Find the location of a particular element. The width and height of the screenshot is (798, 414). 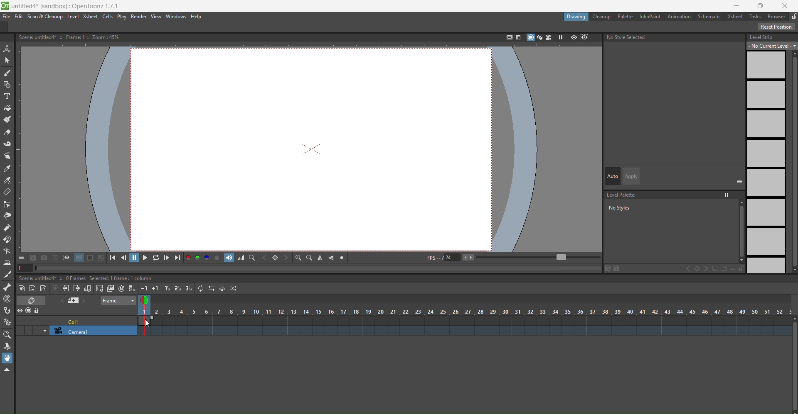

camera view is located at coordinates (549, 37).